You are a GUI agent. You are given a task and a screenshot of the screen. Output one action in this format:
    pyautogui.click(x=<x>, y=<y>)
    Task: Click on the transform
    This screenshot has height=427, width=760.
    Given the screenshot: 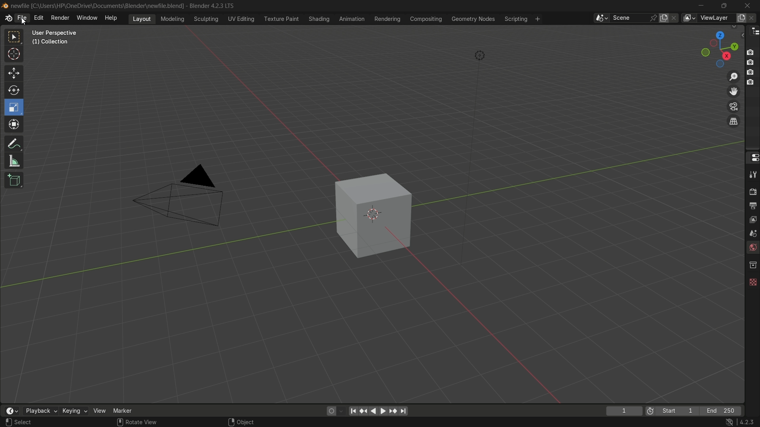 What is the action you would take?
    pyautogui.click(x=15, y=125)
    